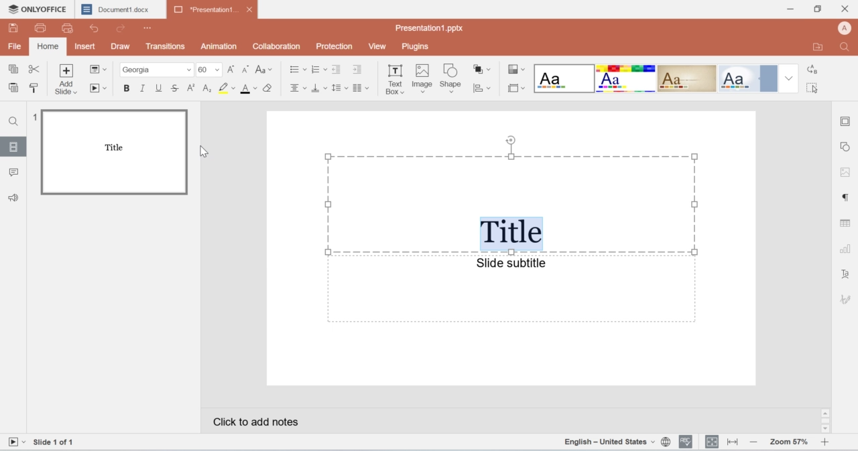 The width and height of the screenshot is (858, 451). I want to click on Cursor, so click(208, 153).